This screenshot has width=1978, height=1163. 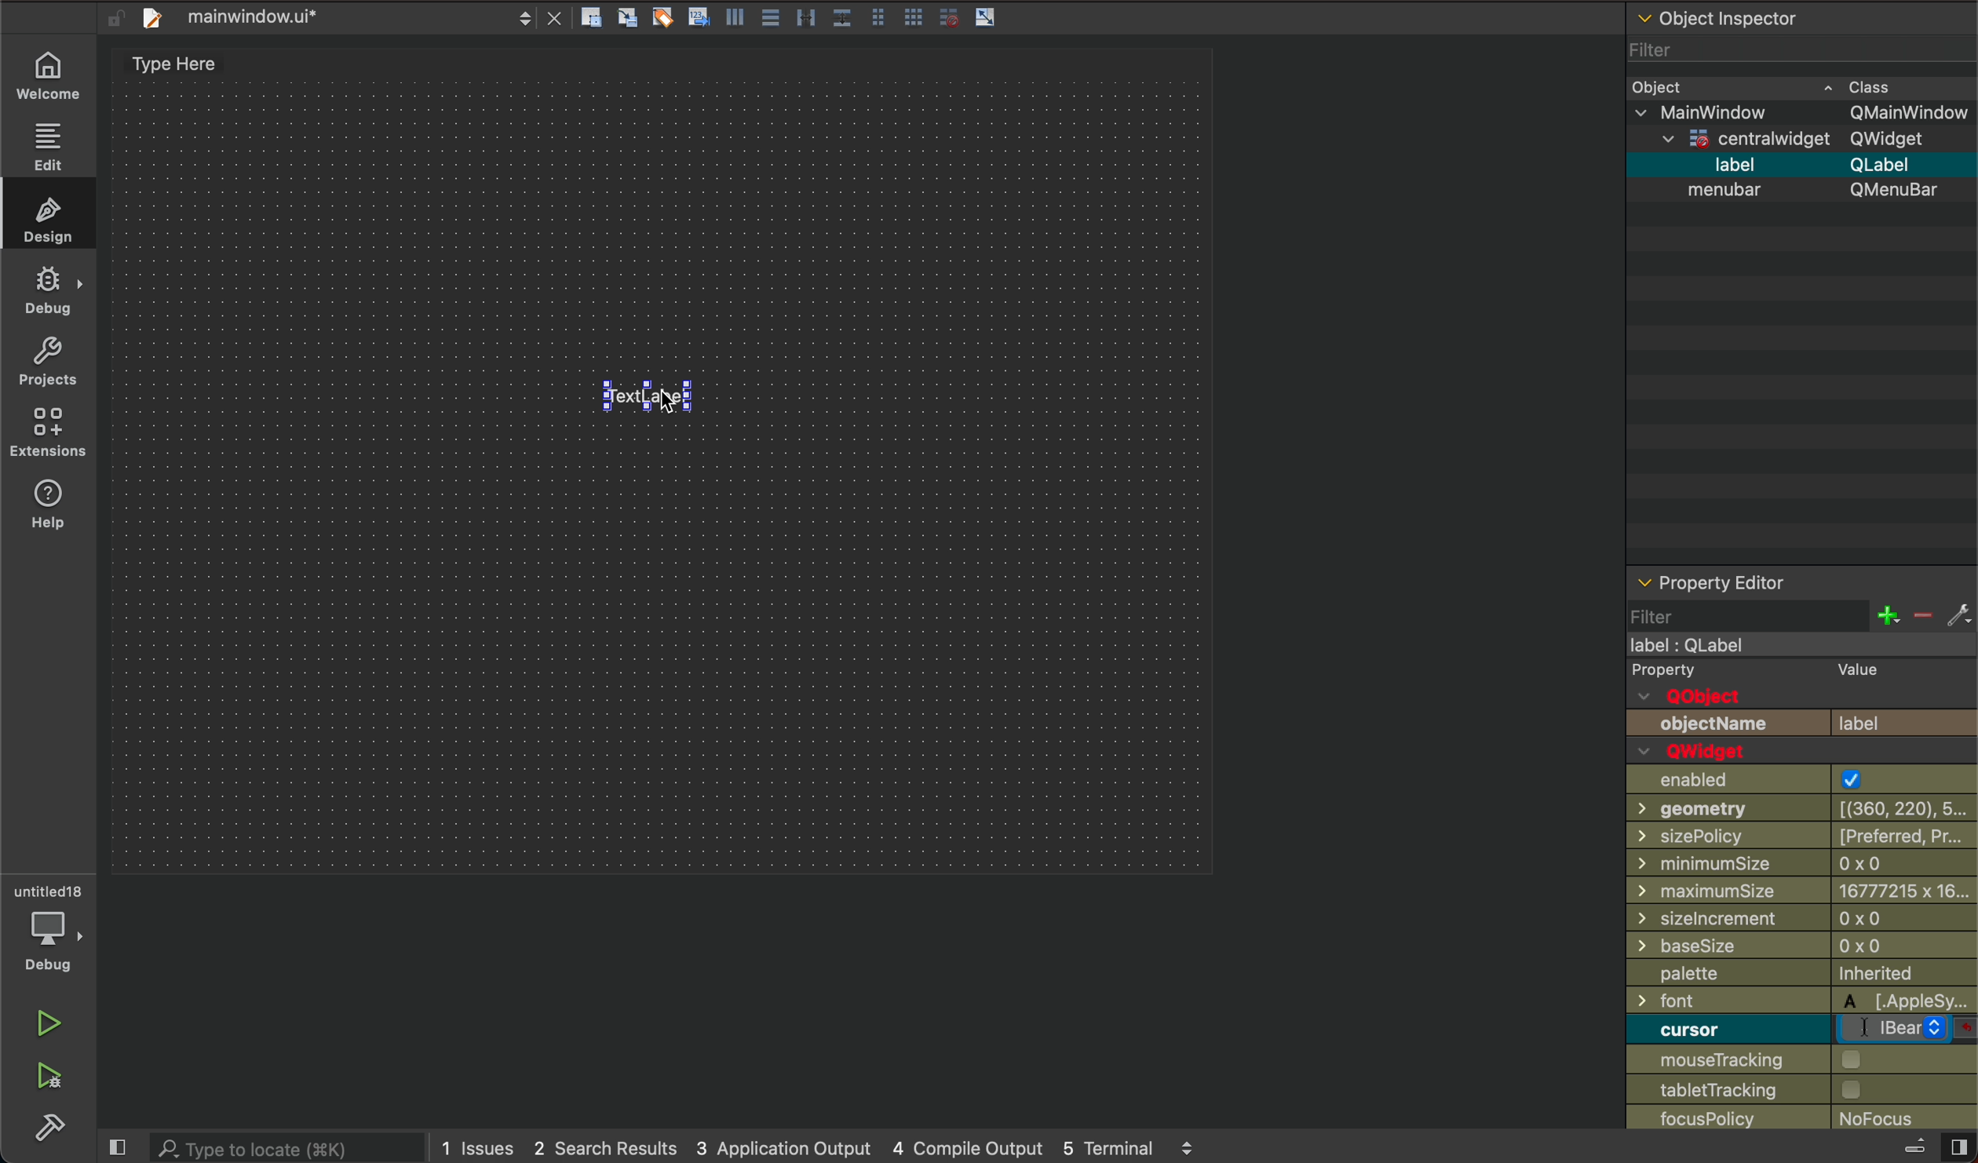 What do you see at coordinates (1907, 1029) in the screenshot?
I see `bear` at bounding box center [1907, 1029].